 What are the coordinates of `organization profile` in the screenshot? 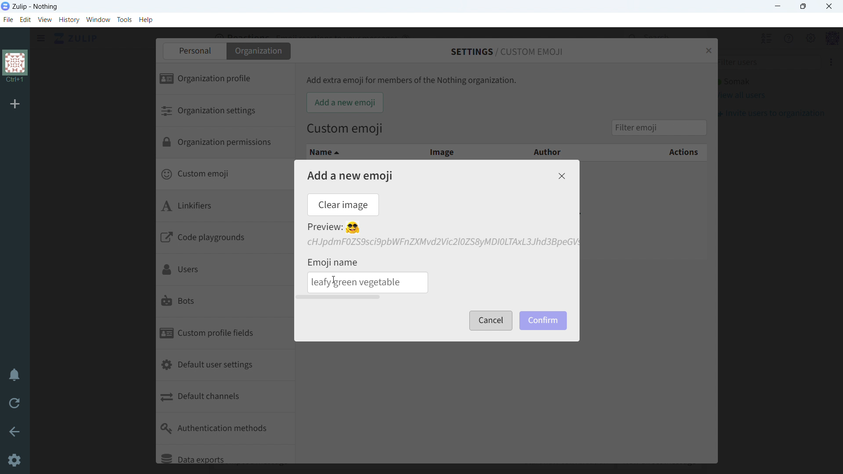 It's located at (225, 79).